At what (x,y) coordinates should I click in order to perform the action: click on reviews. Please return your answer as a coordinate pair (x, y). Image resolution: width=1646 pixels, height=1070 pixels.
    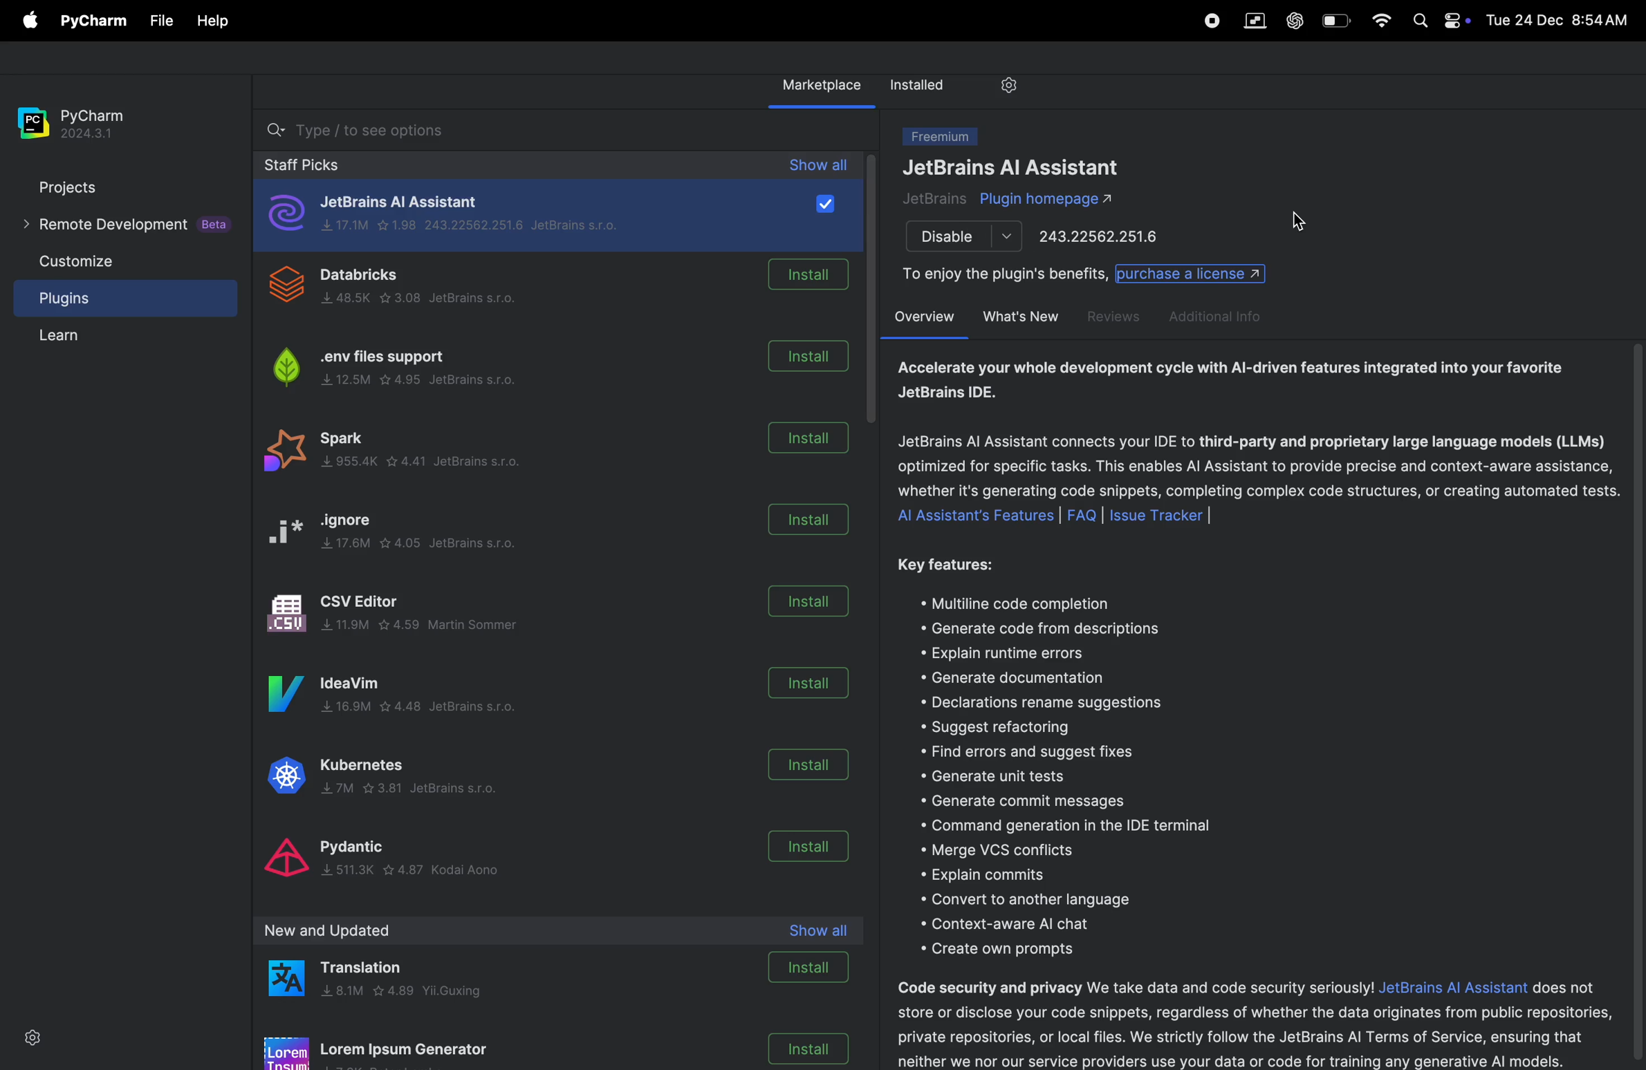
    Looking at the image, I should click on (1109, 317).